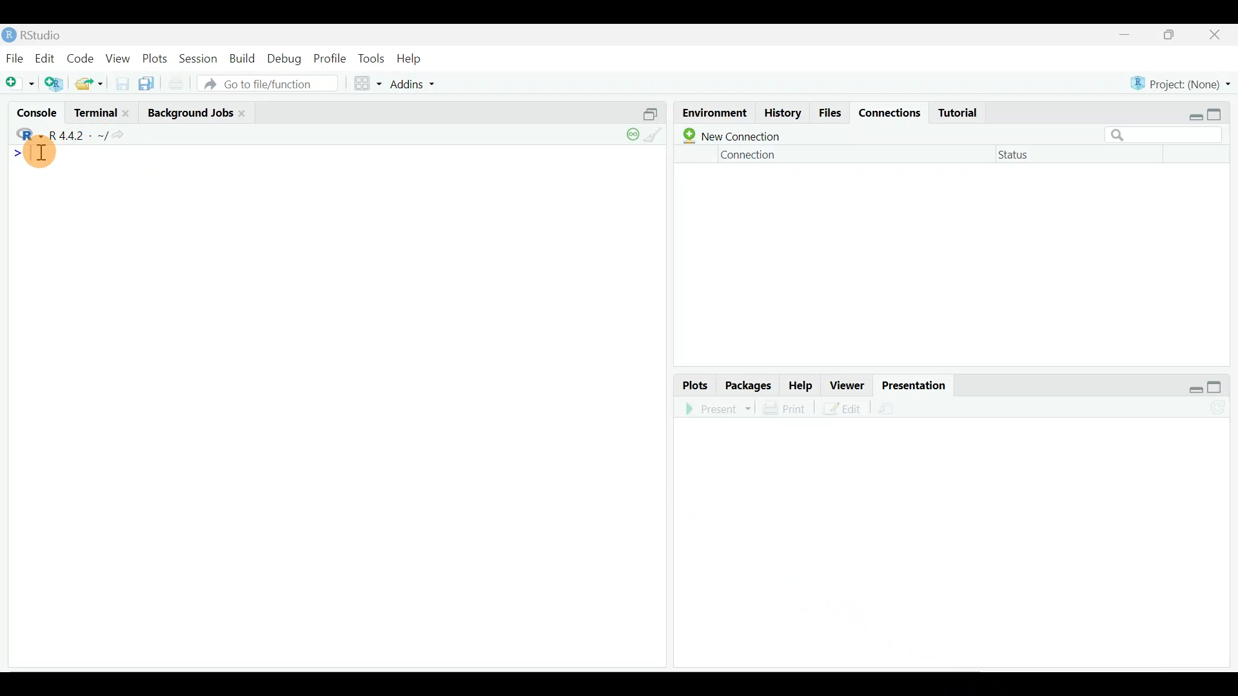  What do you see at coordinates (1219, 408) in the screenshot?
I see `Refresh the presentation preview` at bounding box center [1219, 408].